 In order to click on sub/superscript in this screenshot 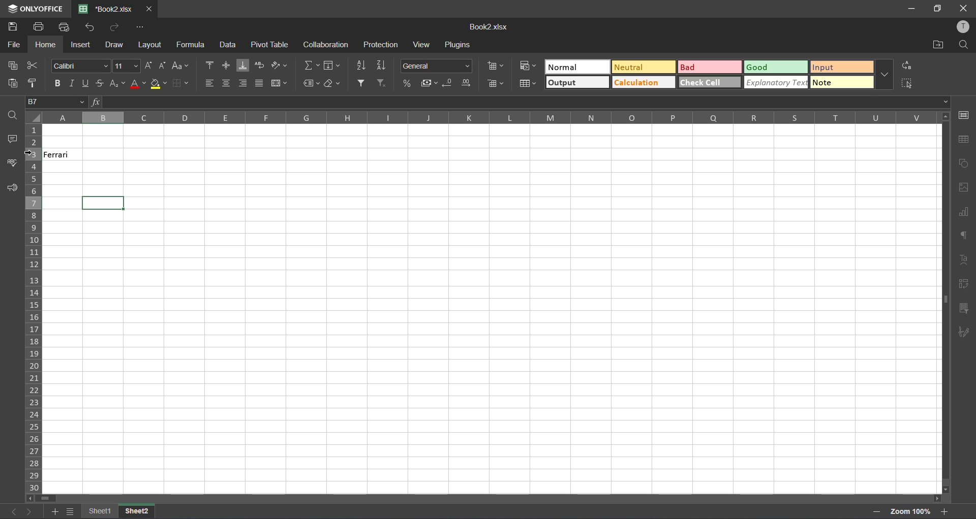, I will do `click(115, 83)`.